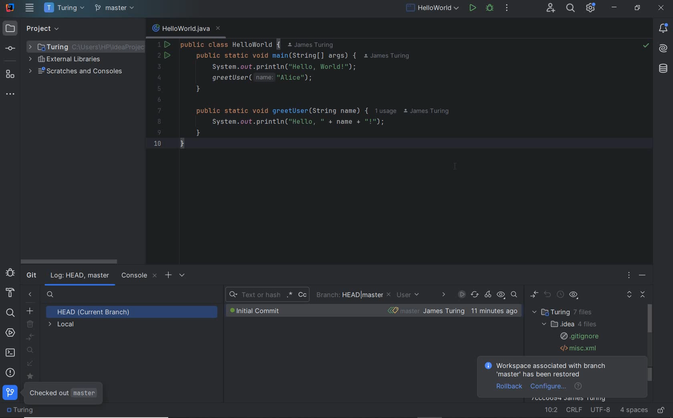 This screenshot has height=418, width=673. What do you see at coordinates (643, 277) in the screenshot?
I see `HIDE` at bounding box center [643, 277].